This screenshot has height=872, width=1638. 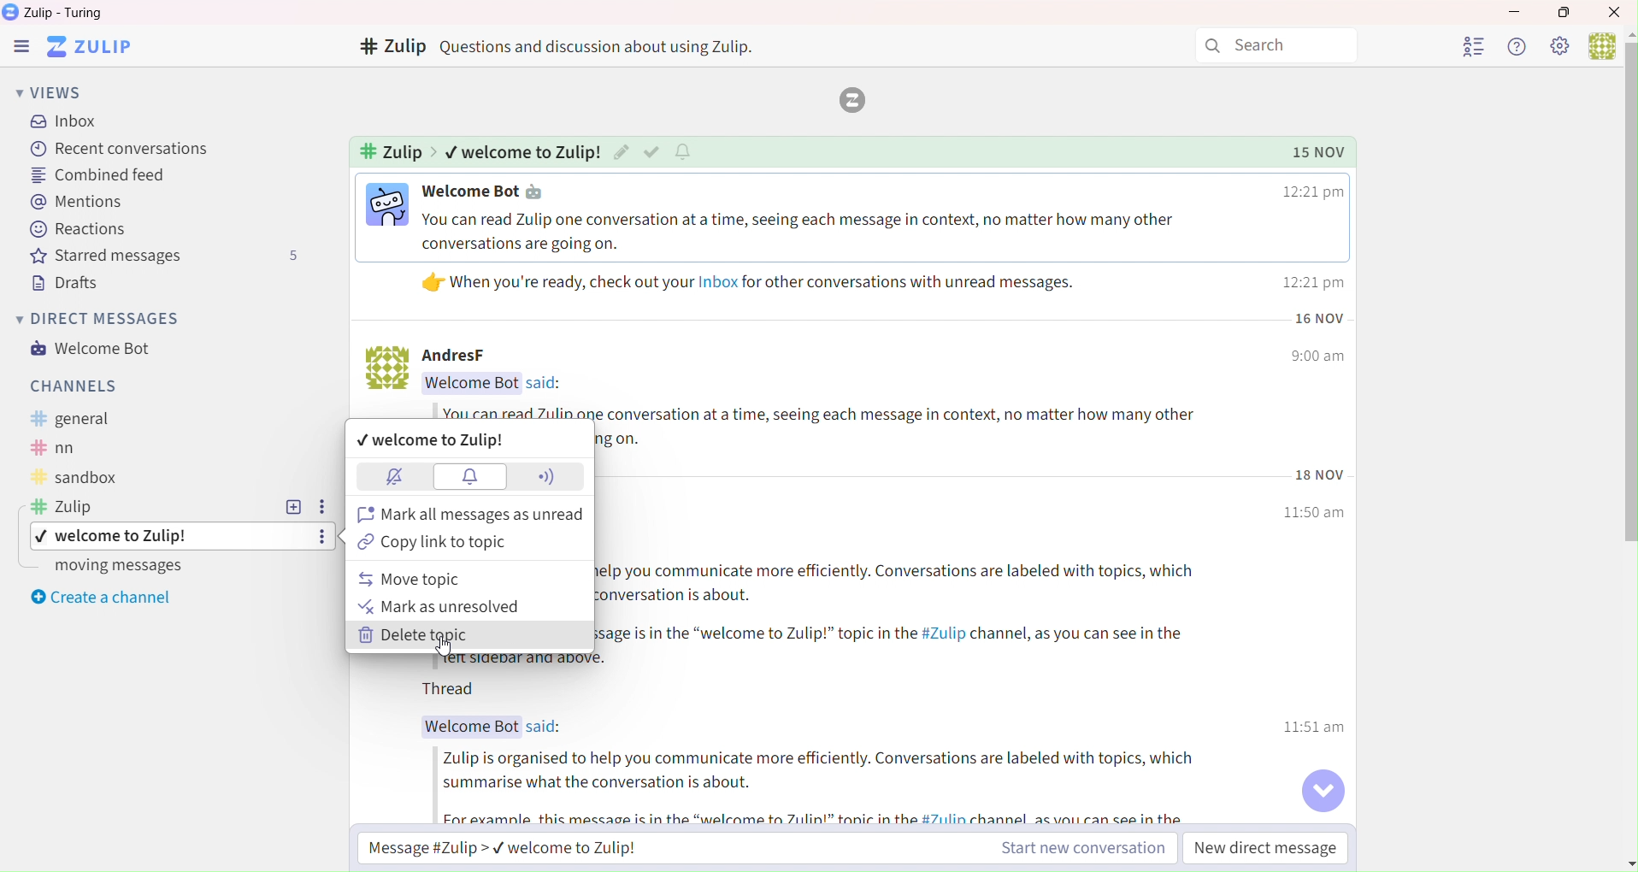 I want to click on Time, so click(x=1319, y=152).